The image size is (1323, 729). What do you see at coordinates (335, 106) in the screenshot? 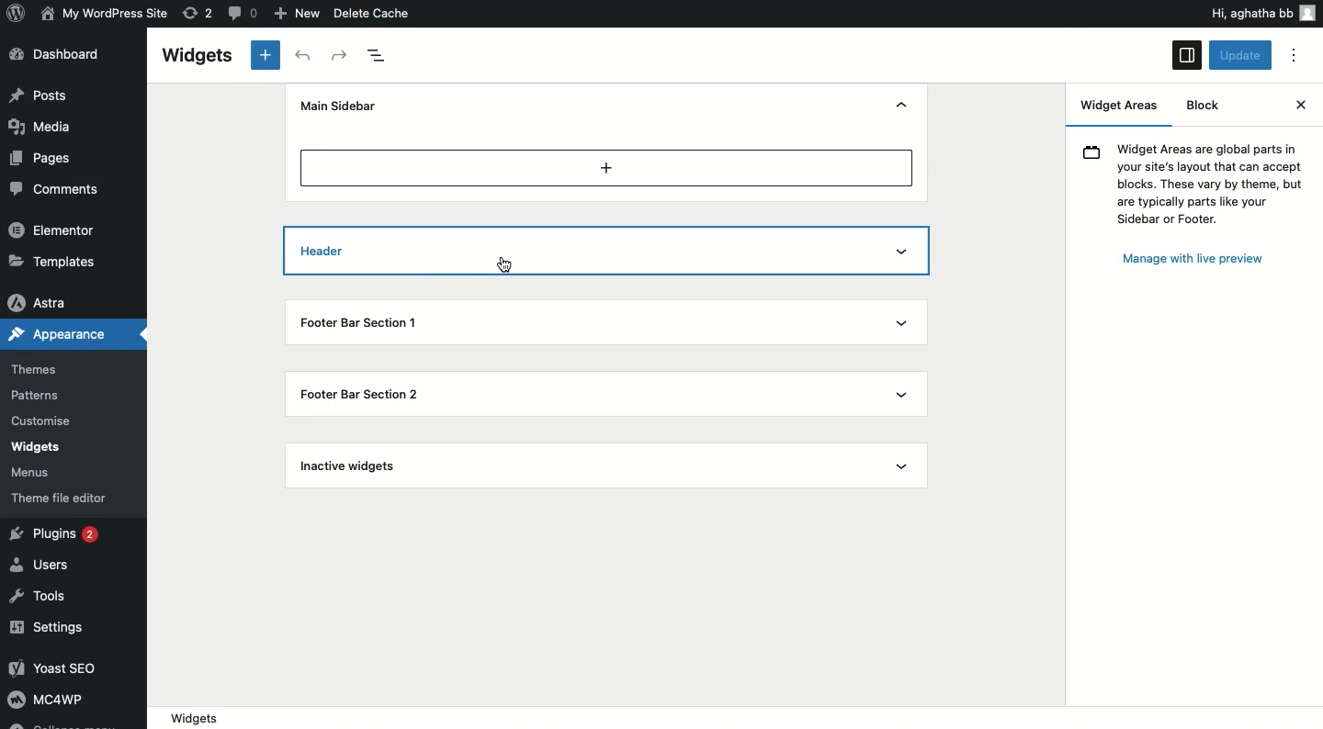
I see `Mine sidebar` at bounding box center [335, 106].